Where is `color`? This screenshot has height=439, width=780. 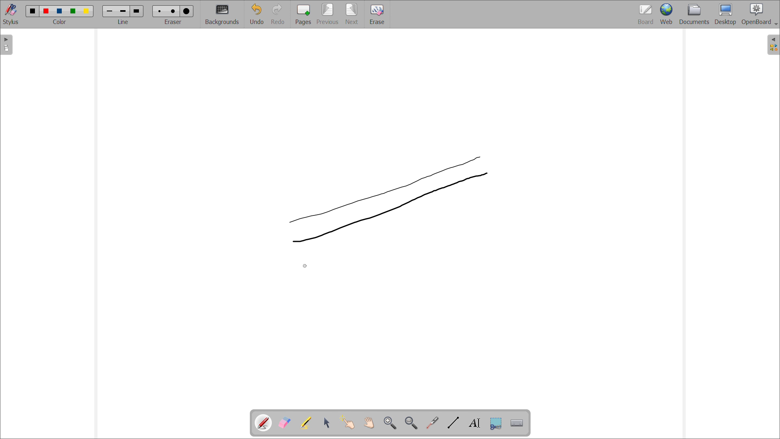 color is located at coordinates (33, 11).